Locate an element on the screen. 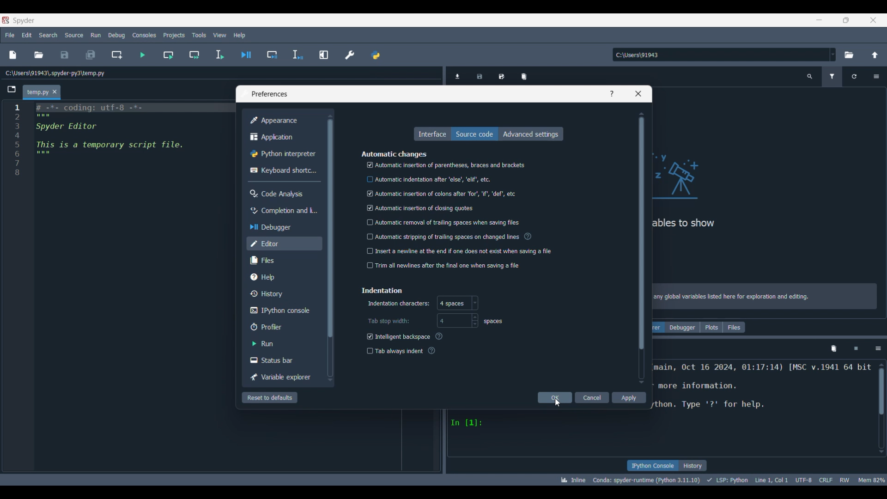  Close is located at coordinates (55, 91).